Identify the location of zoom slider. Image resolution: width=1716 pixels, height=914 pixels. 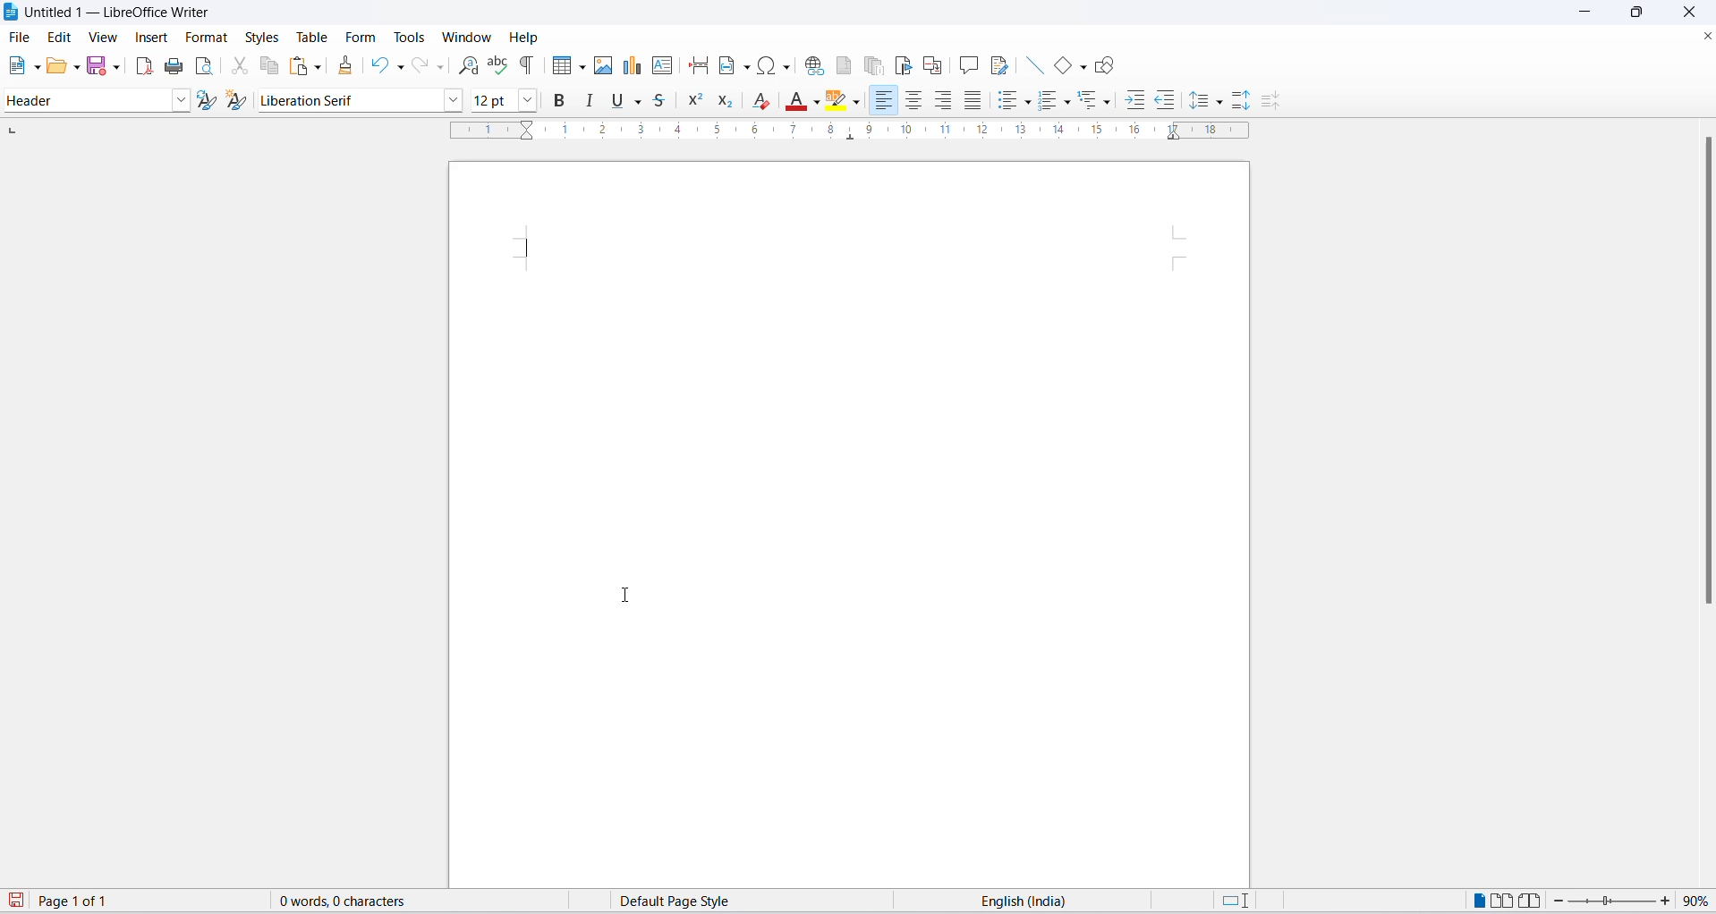
(1609, 903).